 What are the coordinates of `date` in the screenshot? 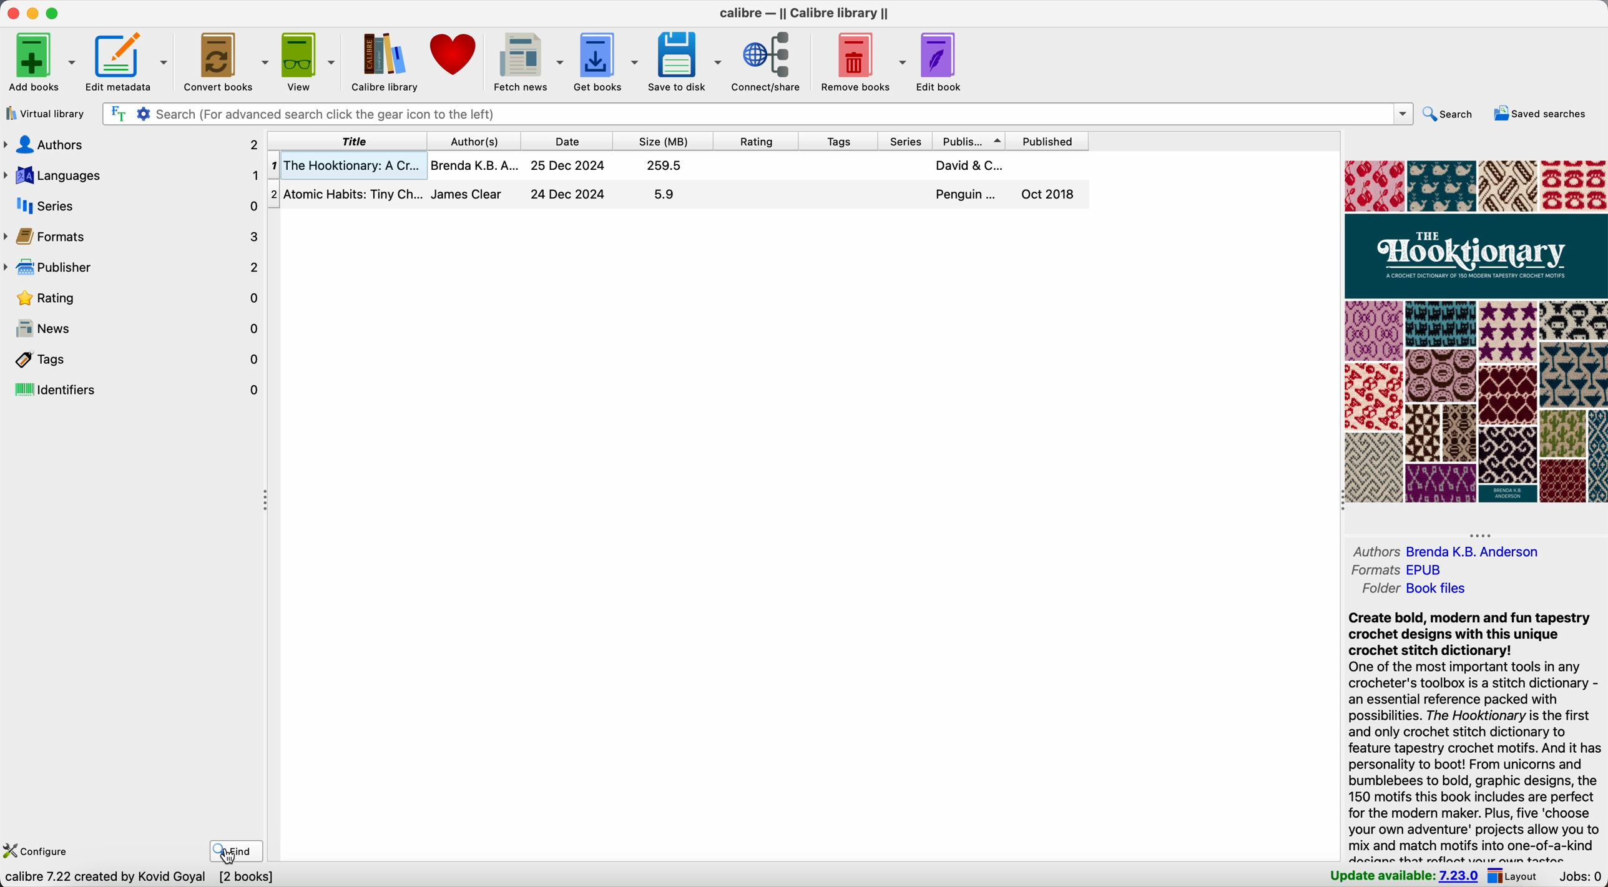 It's located at (564, 140).